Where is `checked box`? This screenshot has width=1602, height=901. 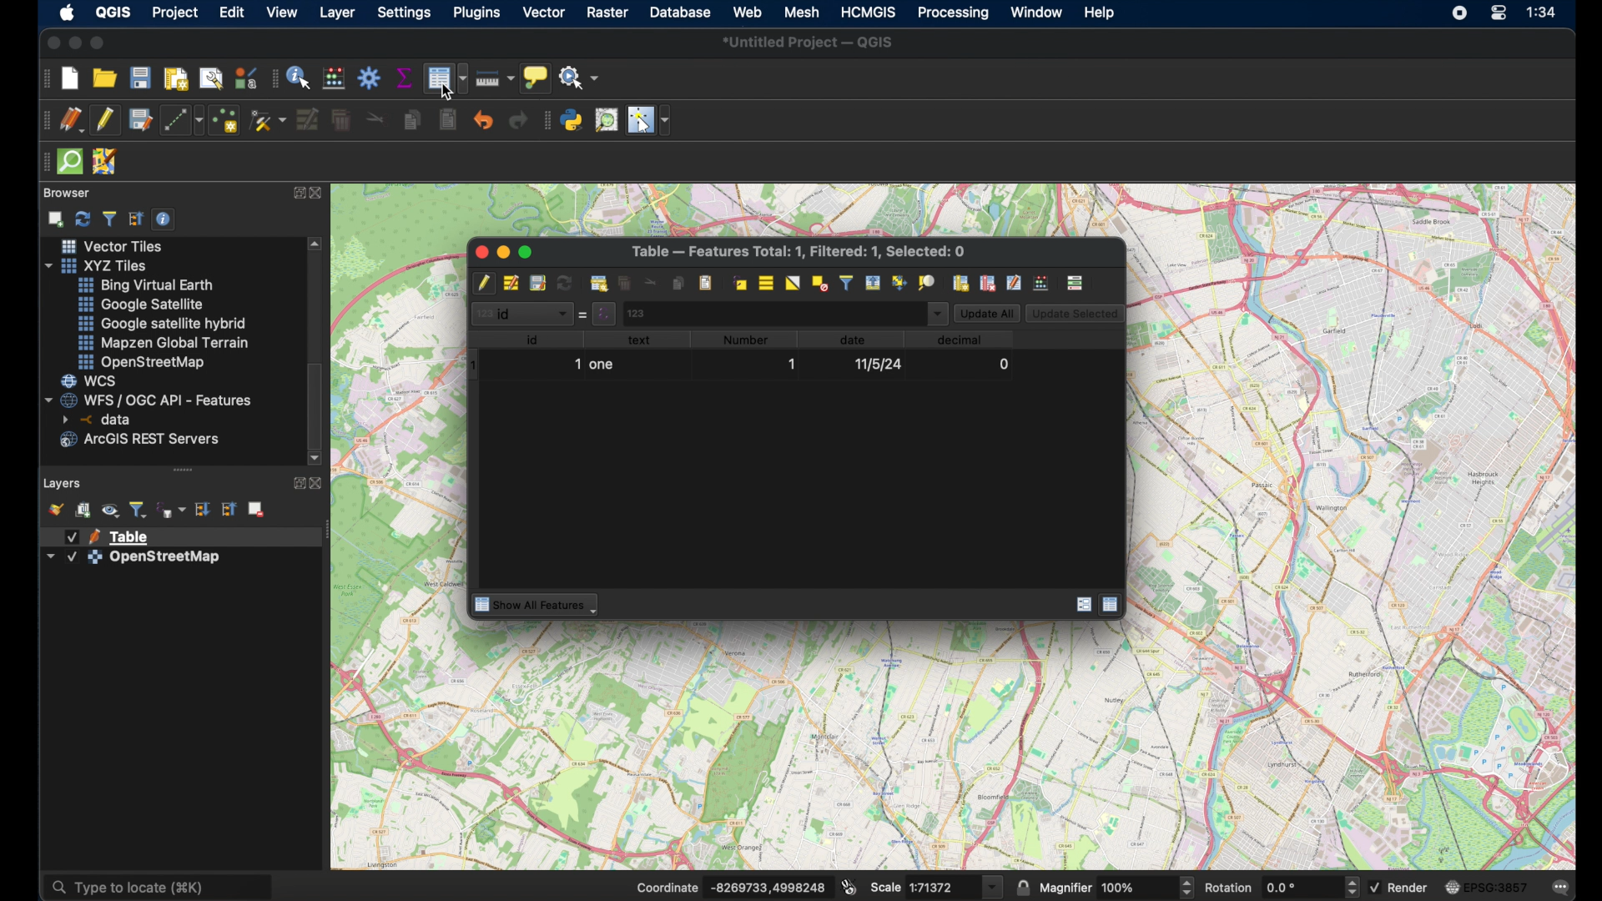 checked box is located at coordinates (1381, 888).